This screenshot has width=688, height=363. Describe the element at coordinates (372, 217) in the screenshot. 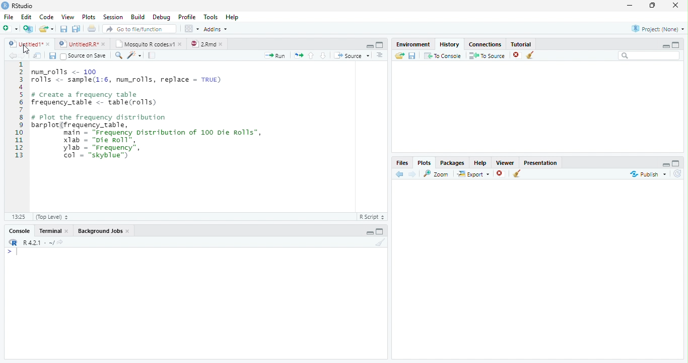

I see `R Script` at that location.